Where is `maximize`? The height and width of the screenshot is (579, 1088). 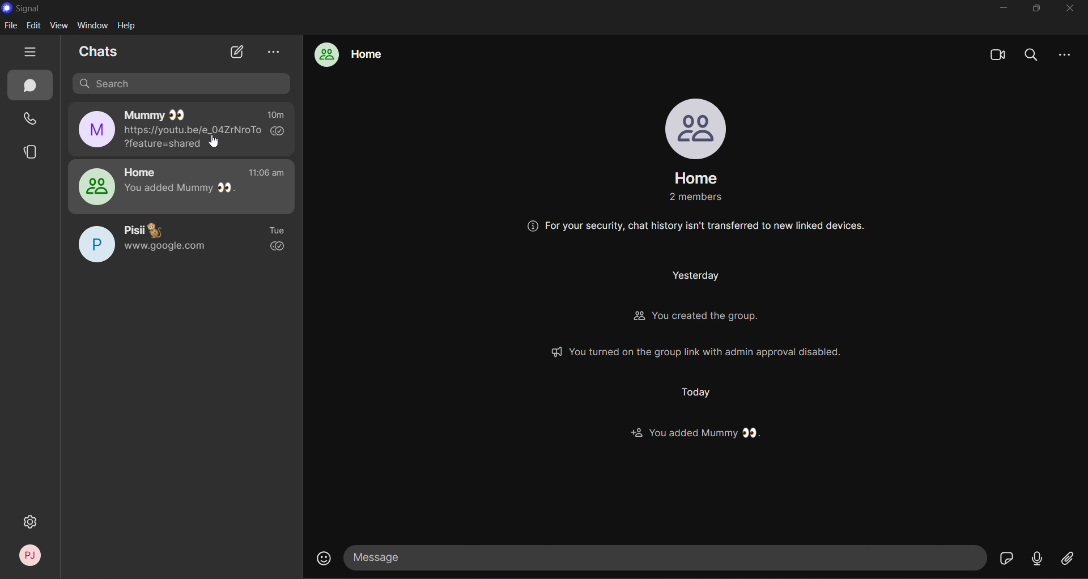 maximize is located at coordinates (1034, 10).